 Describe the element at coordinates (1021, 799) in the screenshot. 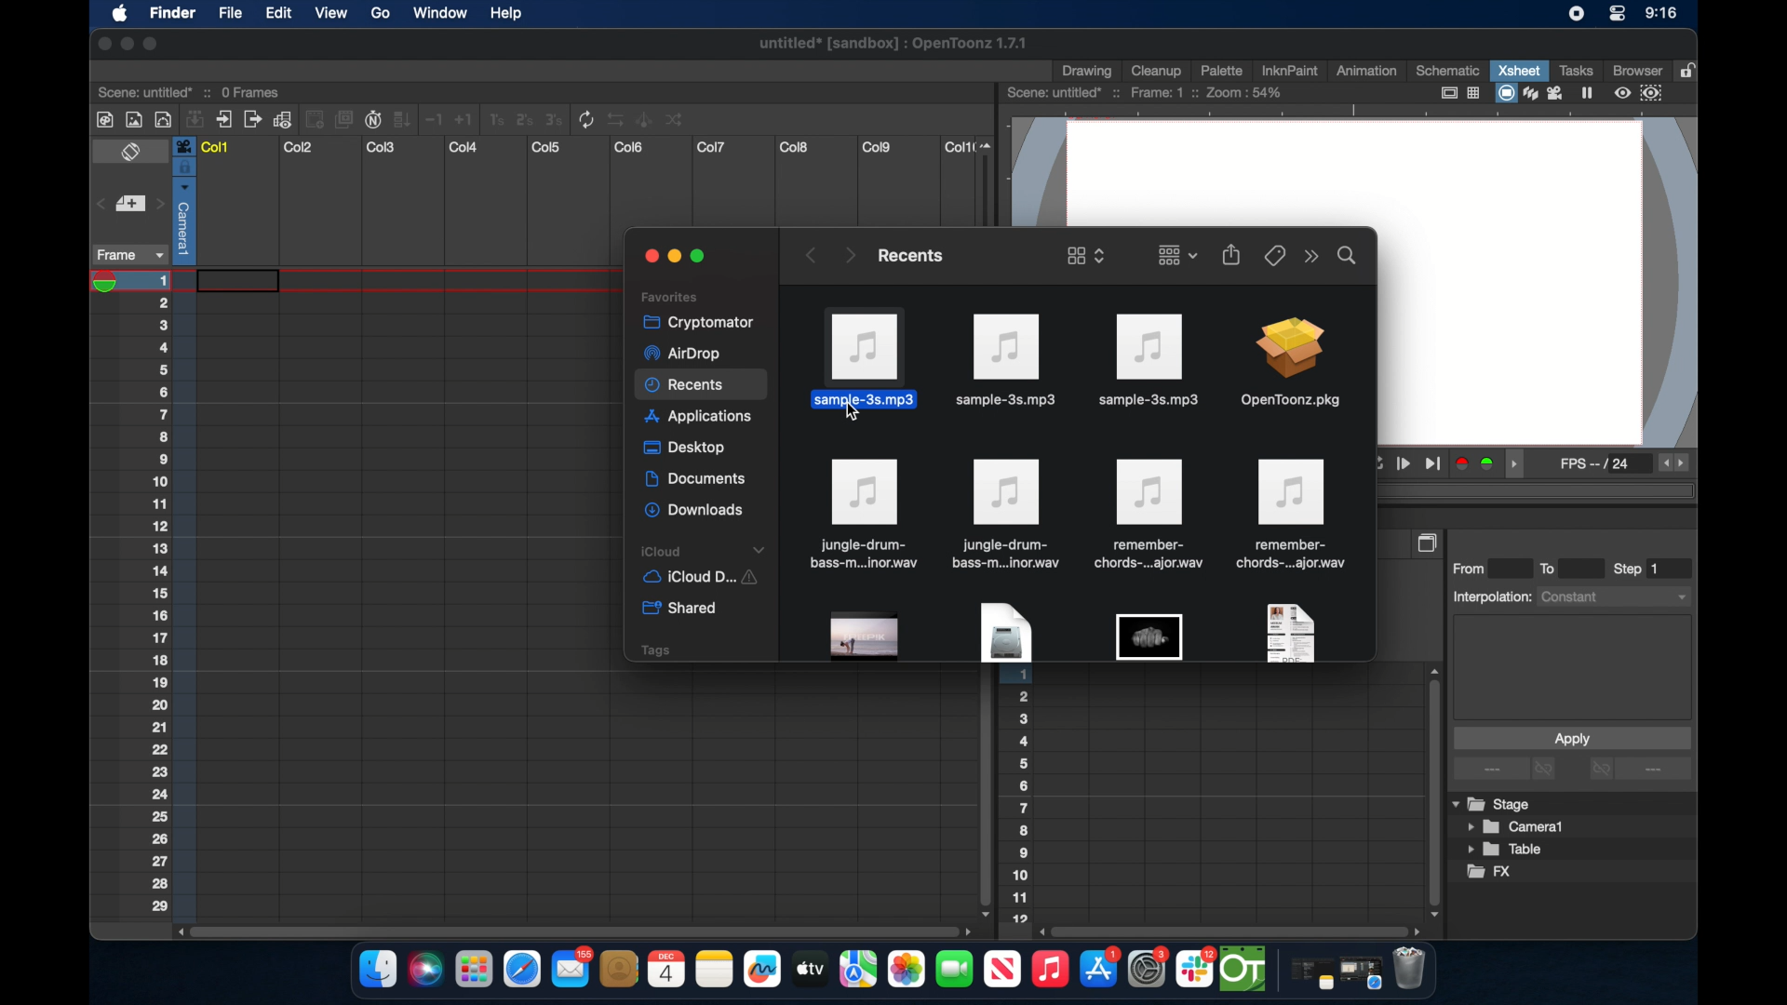

I see `numbering` at that location.